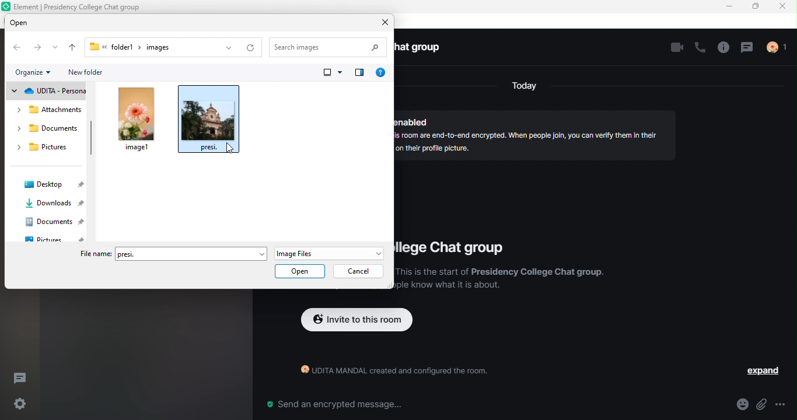  Describe the element at coordinates (357, 321) in the screenshot. I see `invited to this room` at that location.